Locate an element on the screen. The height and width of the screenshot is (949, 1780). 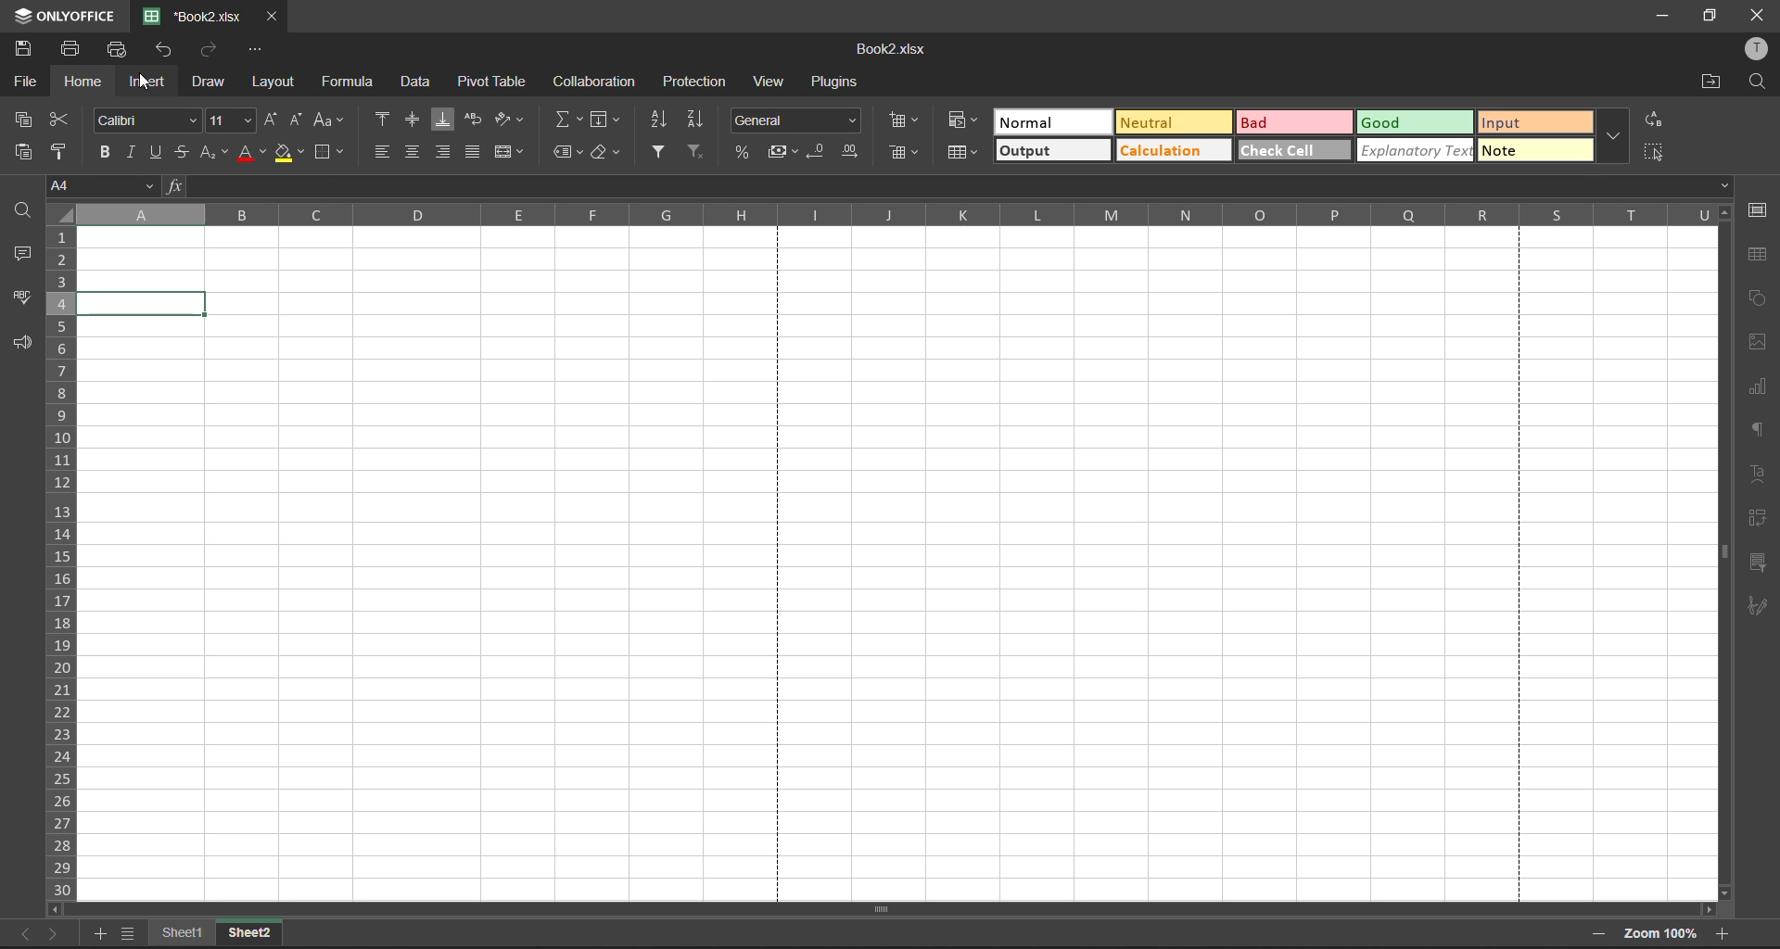
sub/superscript is located at coordinates (214, 153).